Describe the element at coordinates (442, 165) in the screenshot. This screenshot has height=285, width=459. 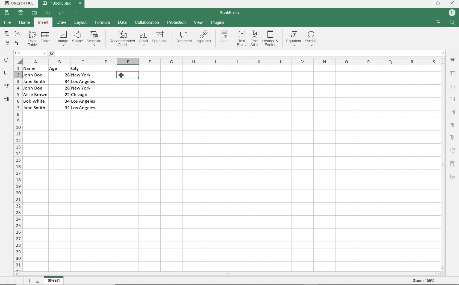
I see `SCROLLBAR` at that location.